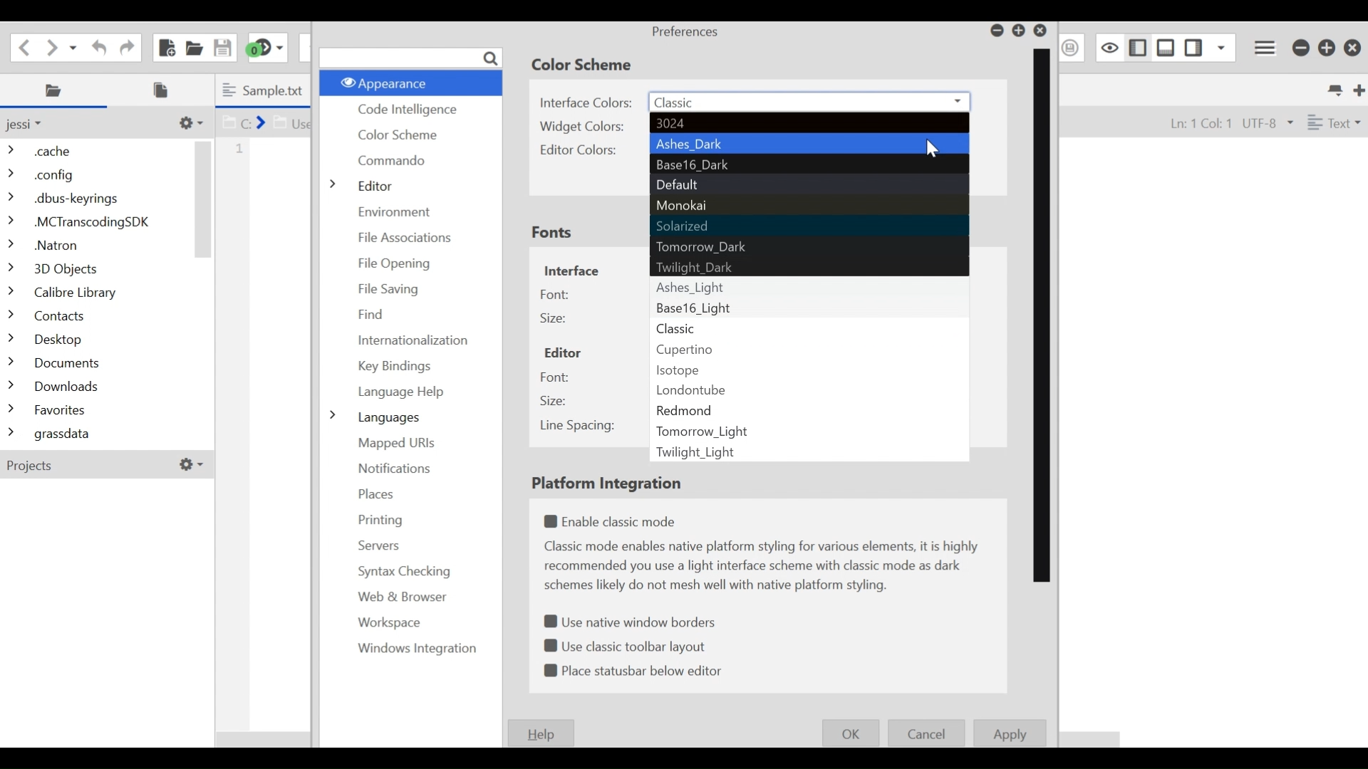  I want to click on Open Files, so click(165, 90).